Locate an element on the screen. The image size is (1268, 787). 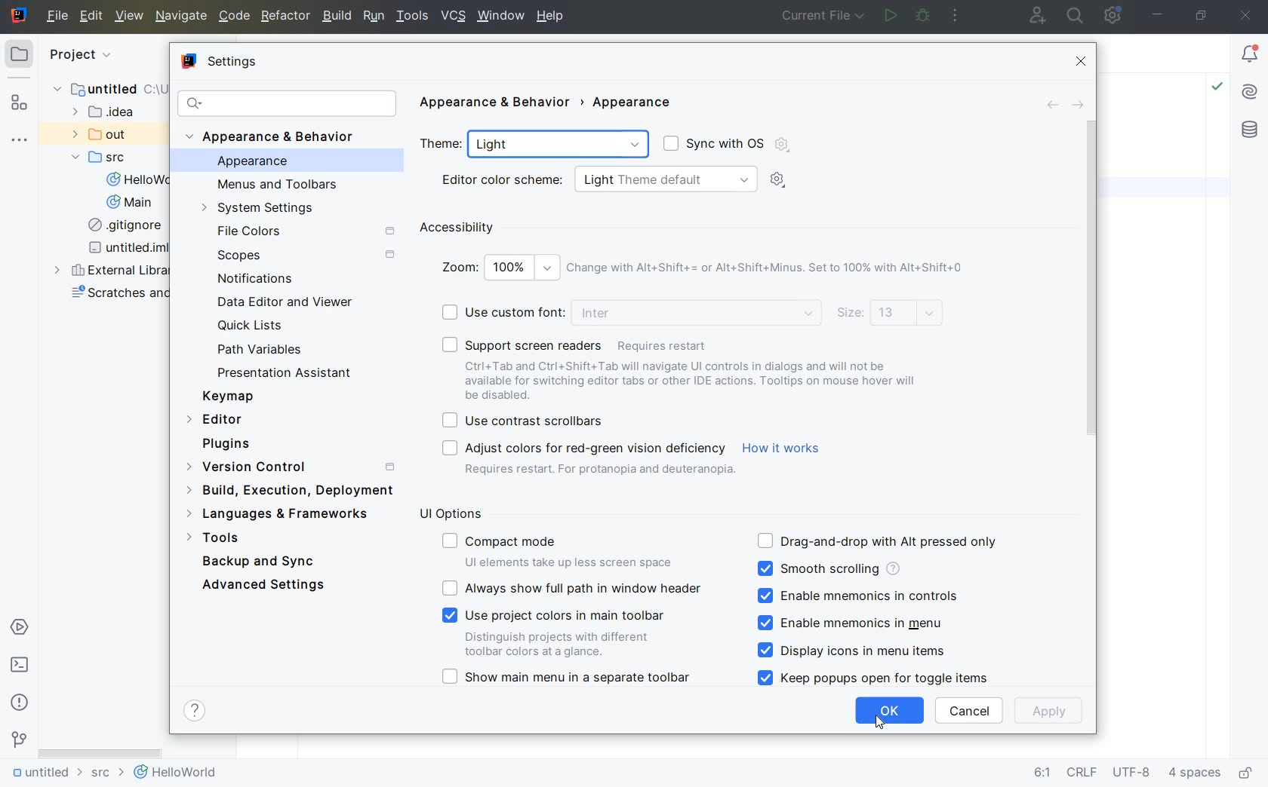
SCRATCHES AND CONSOLES is located at coordinates (119, 296).